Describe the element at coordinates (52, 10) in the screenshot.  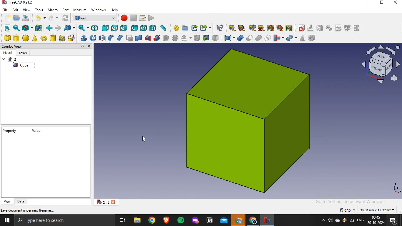
I see `macro` at that location.